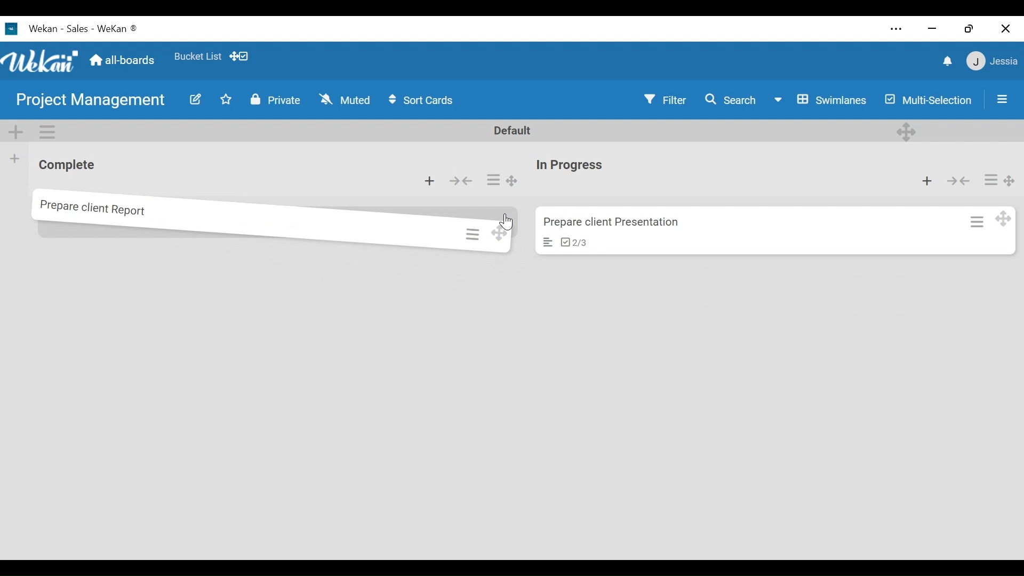 This screenshot has width=1024, height=576. Describe the element at coordinates (507, 234) in the screenshot. I see `Desktop drag handles` at that location.